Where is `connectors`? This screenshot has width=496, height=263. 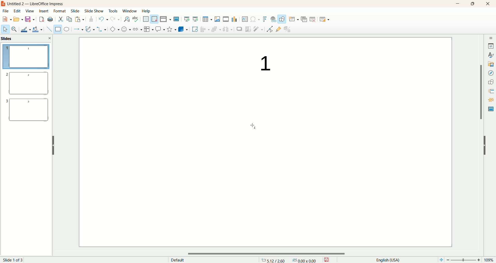
connectors is located at coordinates (102, 29).